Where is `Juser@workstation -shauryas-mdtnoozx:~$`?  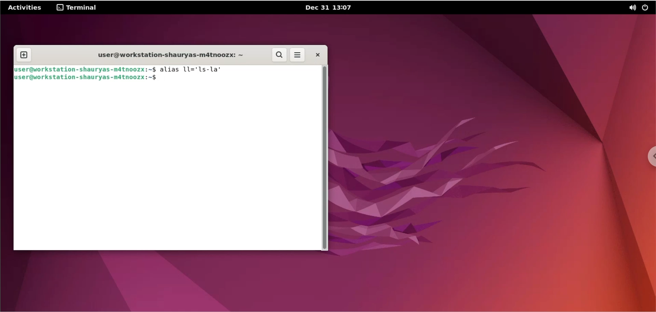 Juser@workstation -shauryas-mdtnoozx:~$ is located at coordinates (88, 77).